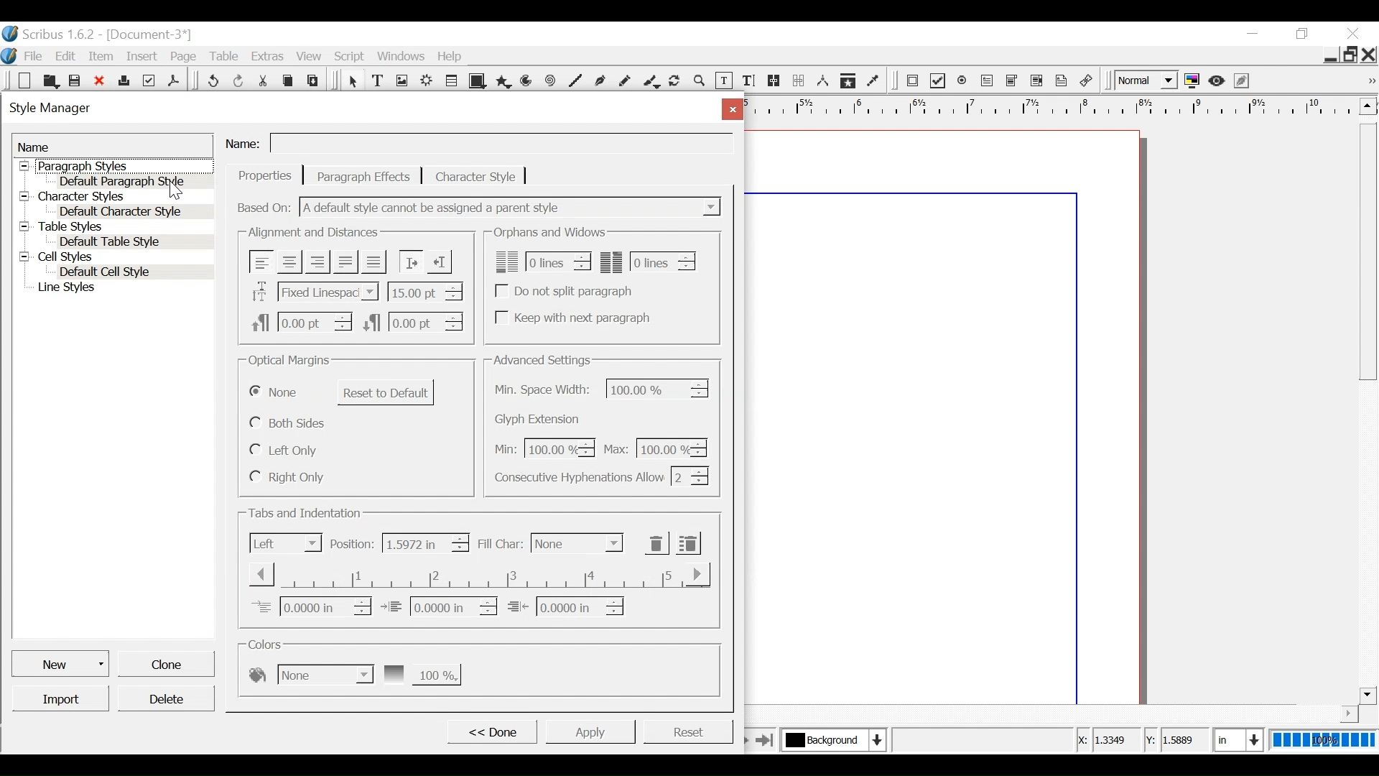 The width and height of the screenshot is (1379, 776). What do you see at coordinates (652, 83) in the screenshot?
I see `Caligraphic line` at bounding box center [652, 83].